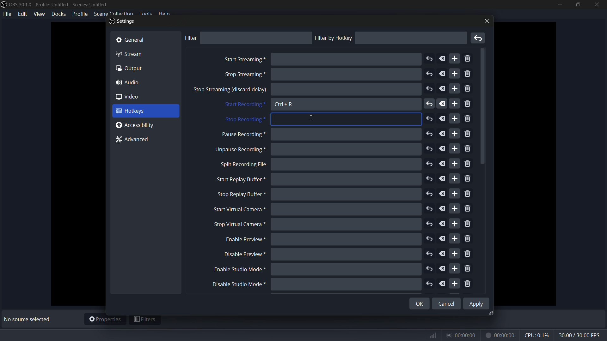  I want to click on start recording, so click(244, 105).